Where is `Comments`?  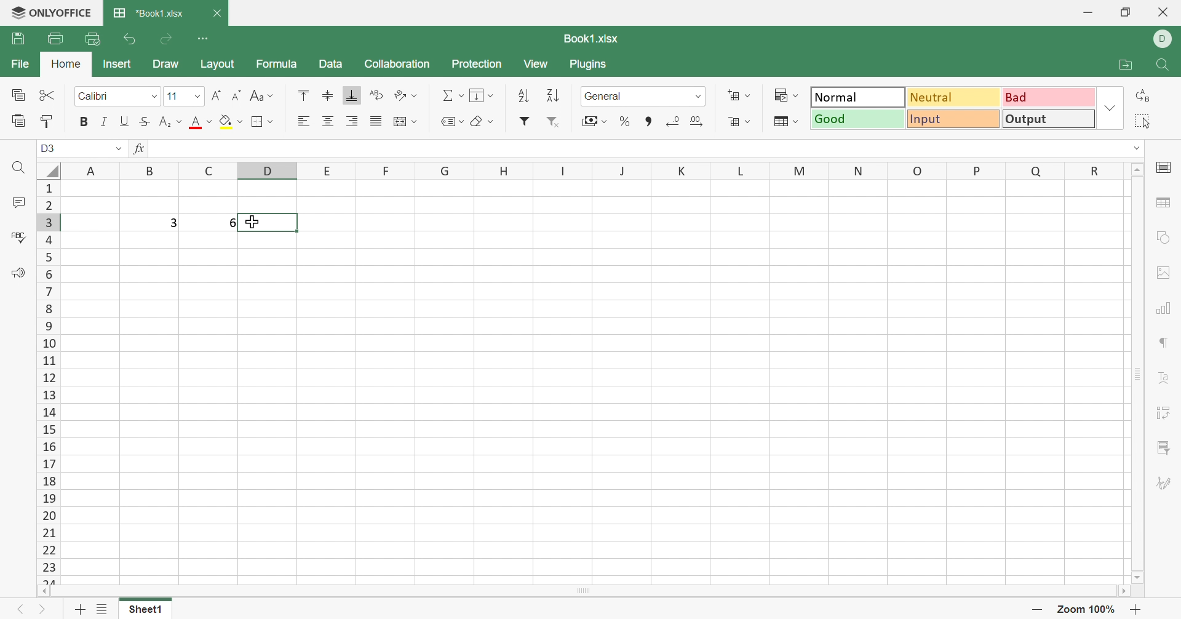
Comments is located at coordinates (19, 203).